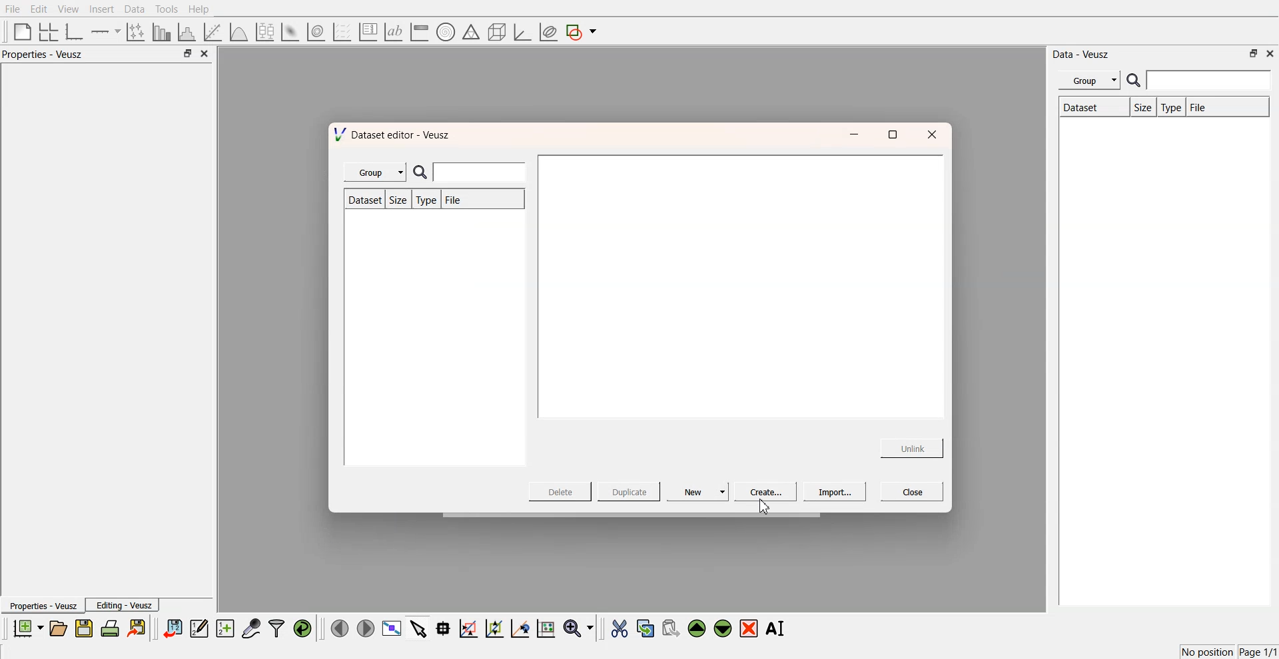  I want to click on Properties - Veusz, so click(43, 606).